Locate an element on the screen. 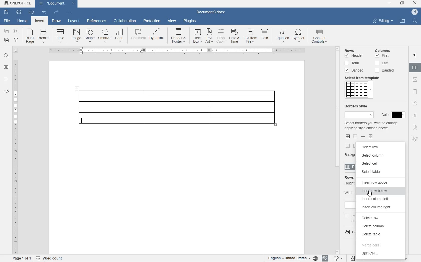 This screenshot has height=262, width=421. SCROLLBAR is located at coordinates (337, 151).